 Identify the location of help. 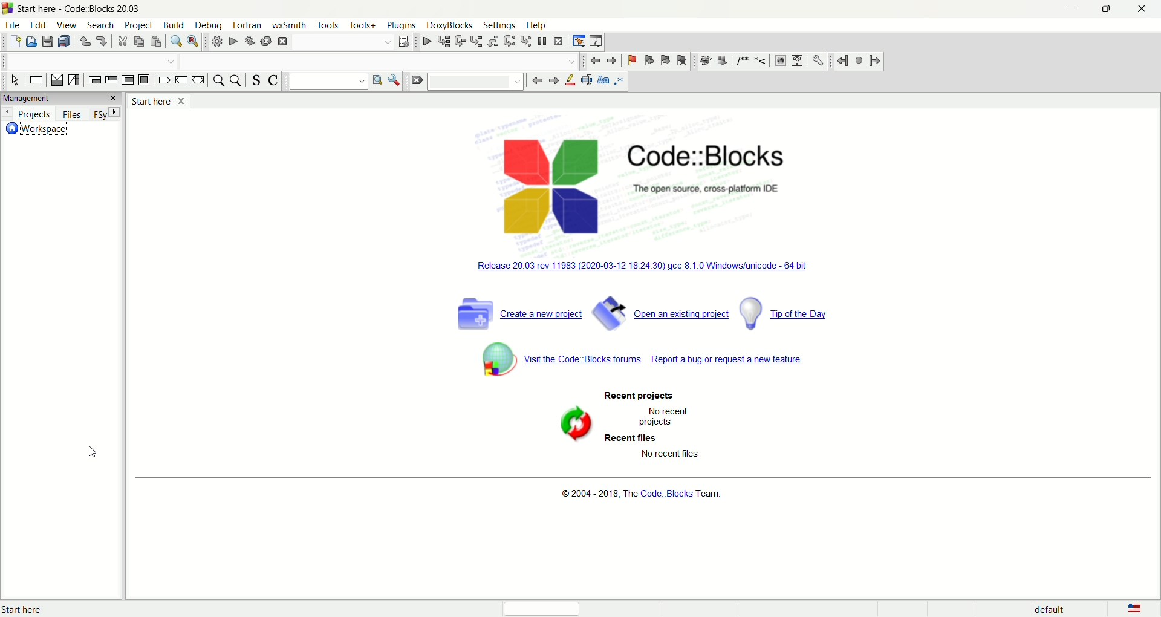
(798, 62).